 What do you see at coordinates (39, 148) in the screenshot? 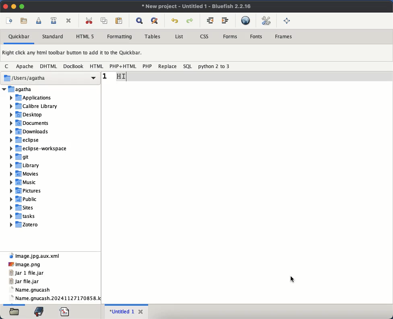
I see `eclipse-workspace` at bounding box center [39, 148].